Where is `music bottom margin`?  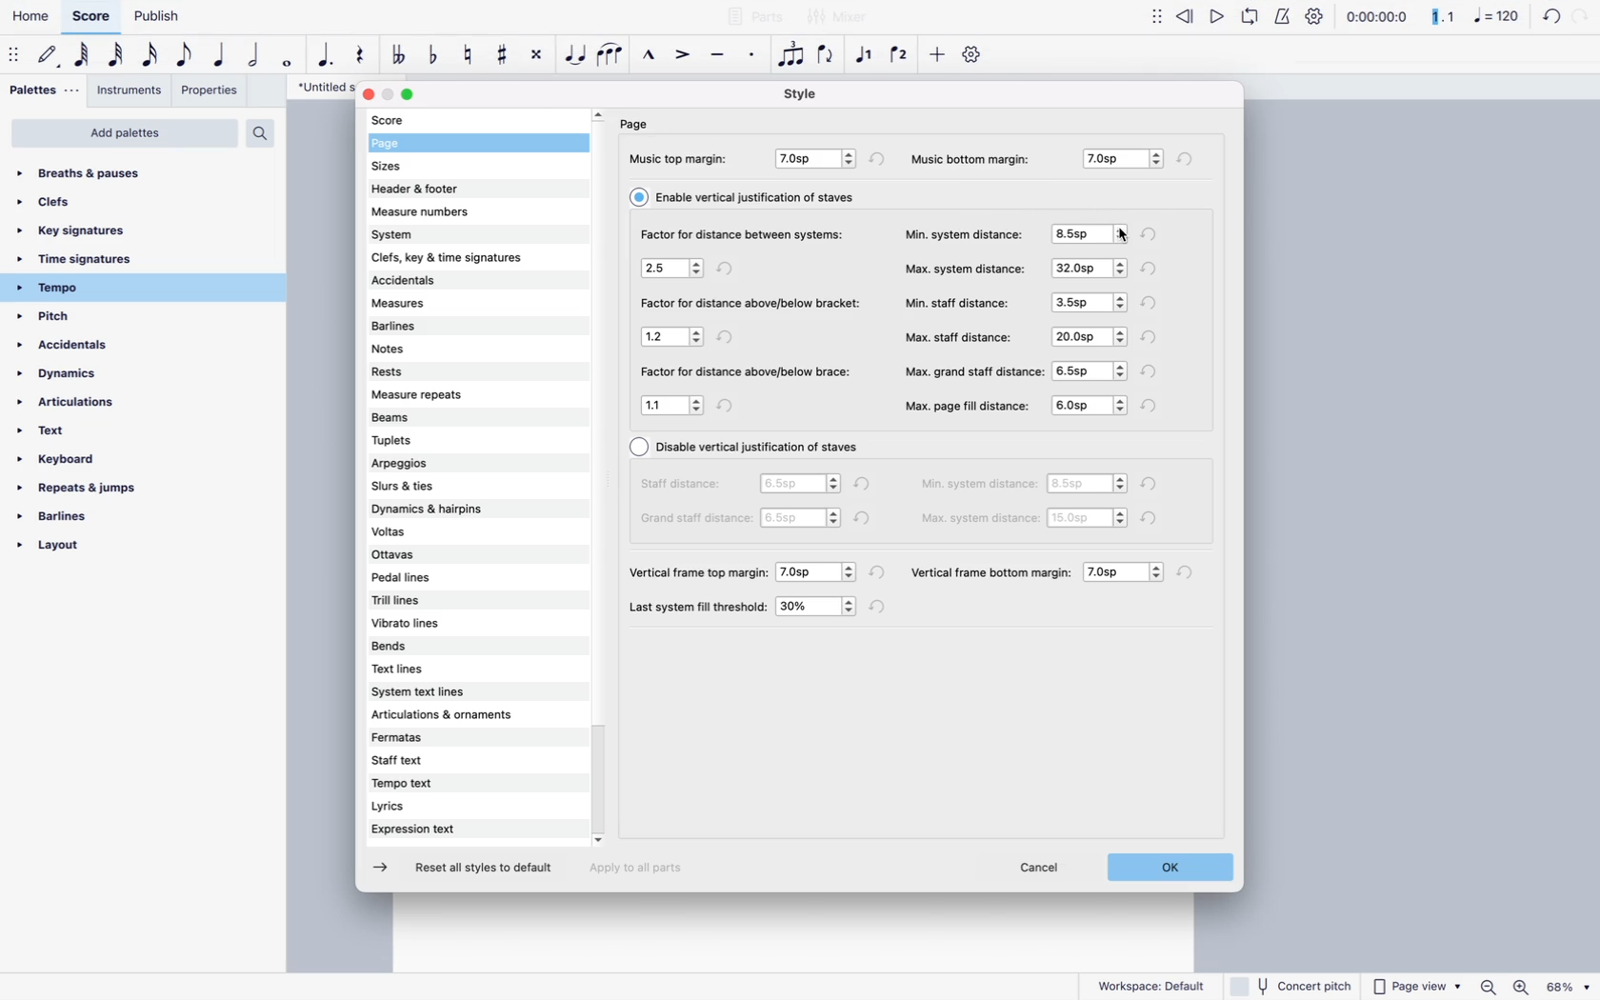
music bottom margin is located at coordinates (979, 156).